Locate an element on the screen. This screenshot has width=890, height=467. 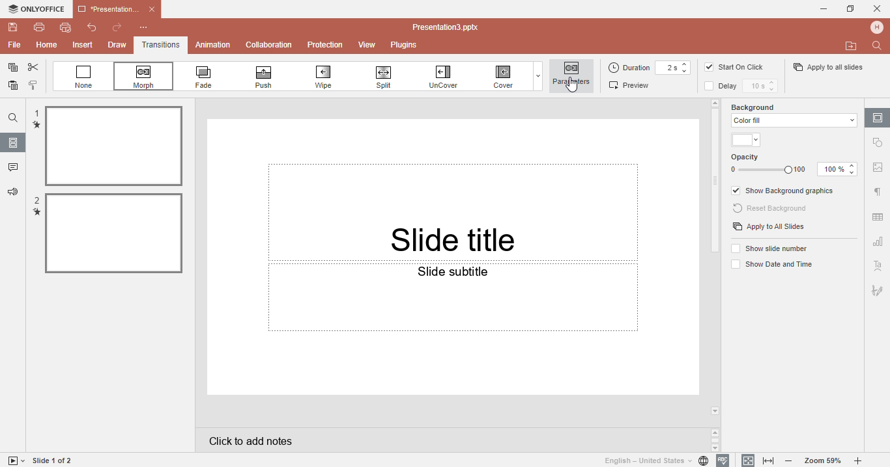
Home is located at coordinates (46, 45).